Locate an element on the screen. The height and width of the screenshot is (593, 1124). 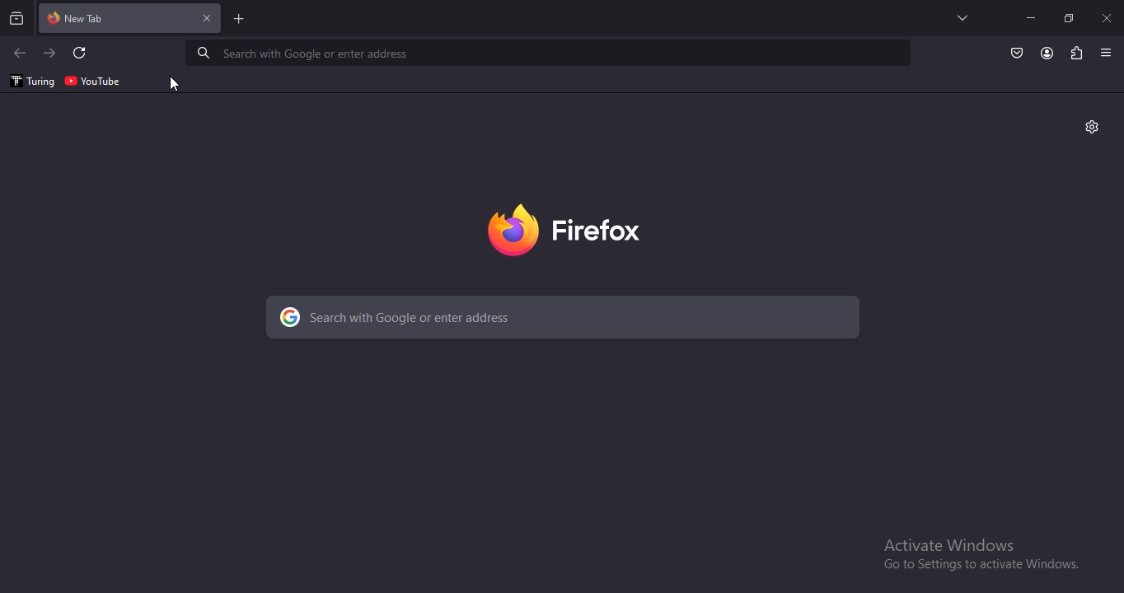
firebox is located at coordinates (561, 227).